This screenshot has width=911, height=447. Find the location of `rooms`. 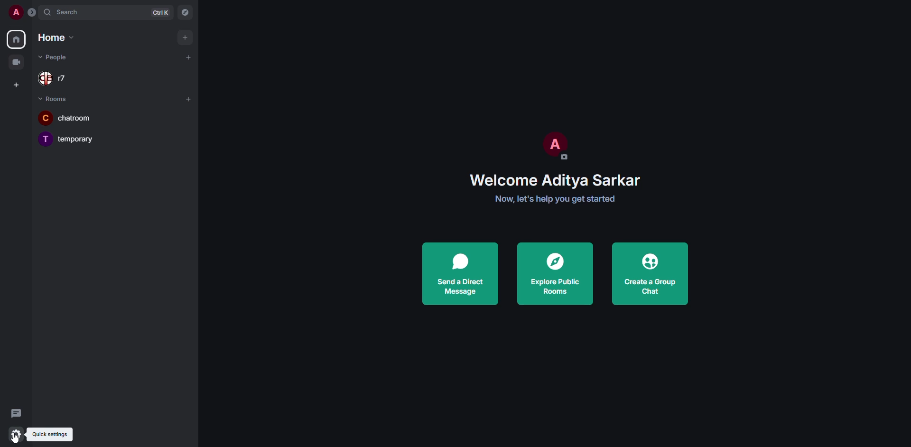

rooms is located at coordinates (55, 99).